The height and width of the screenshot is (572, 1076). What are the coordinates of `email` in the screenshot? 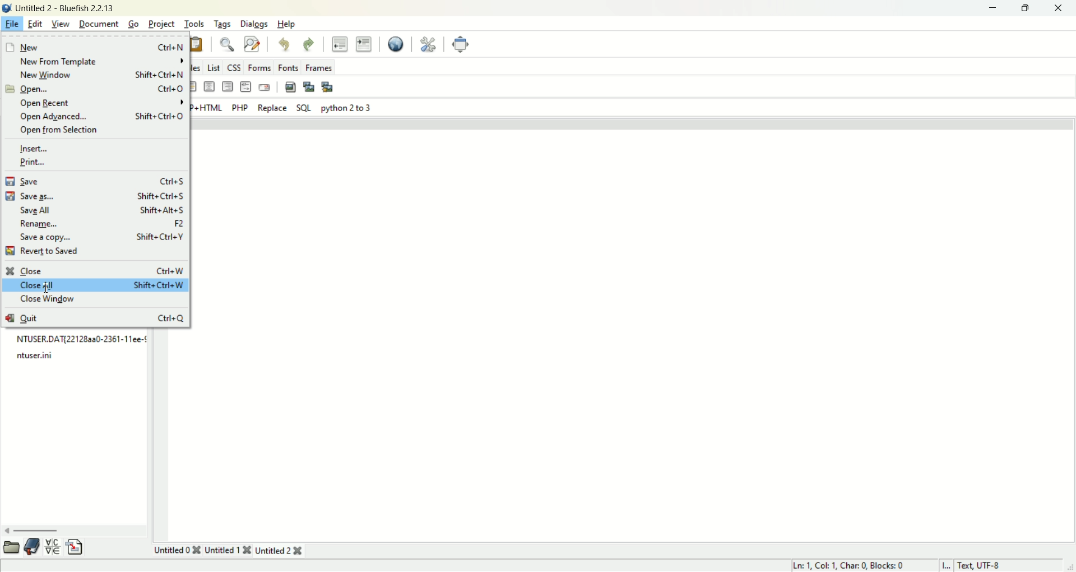 It's located at (264, 86).